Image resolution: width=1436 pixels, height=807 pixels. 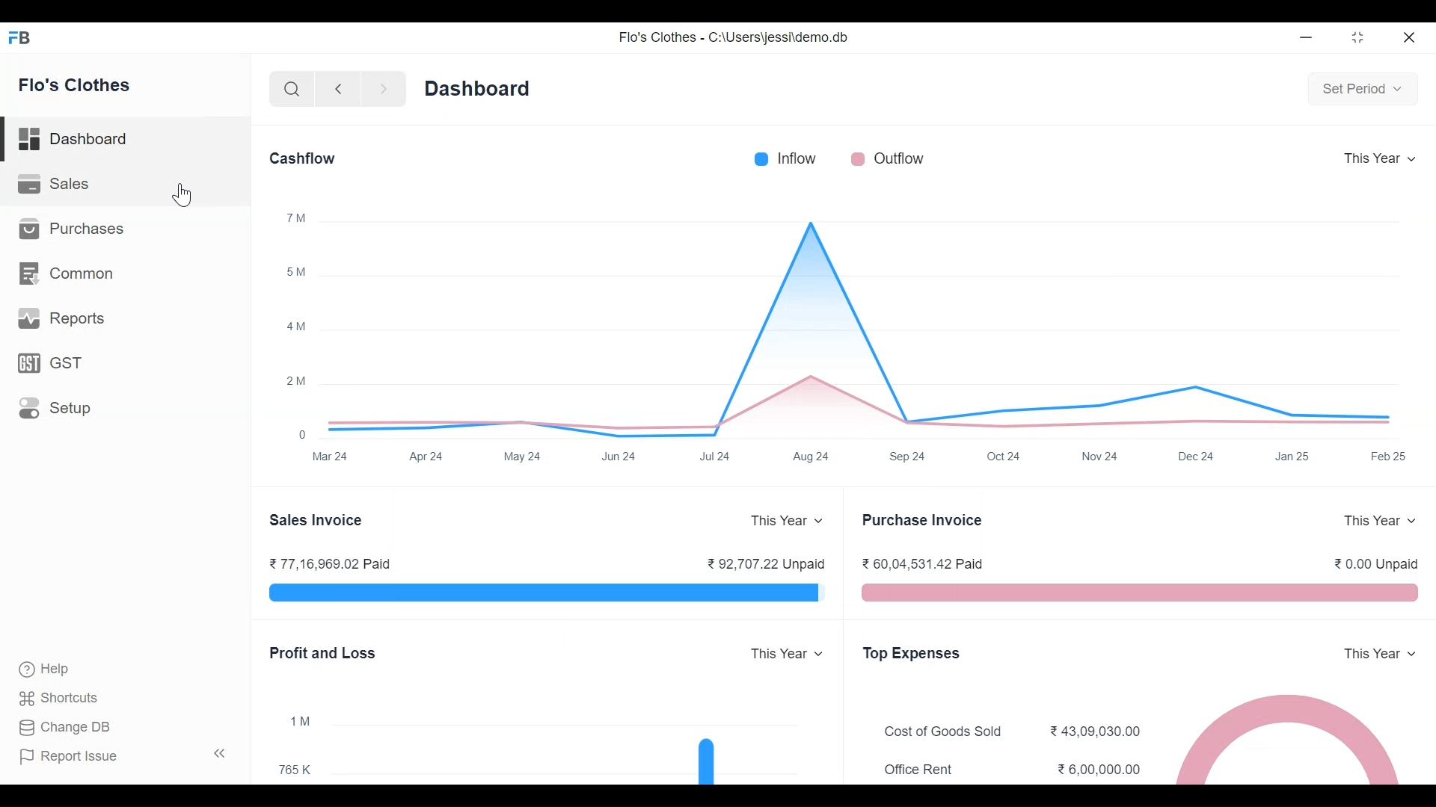 I want to click on Search, so click(x=292, y=90).